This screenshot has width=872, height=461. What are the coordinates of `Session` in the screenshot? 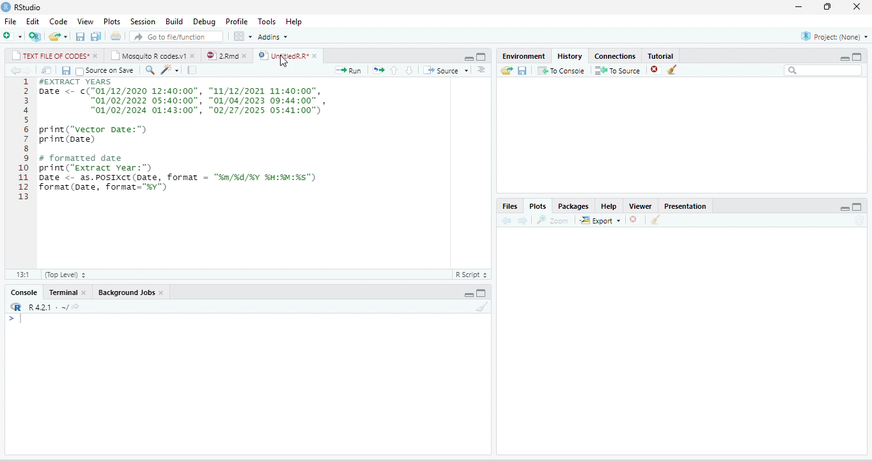 It's located at (143, 21).